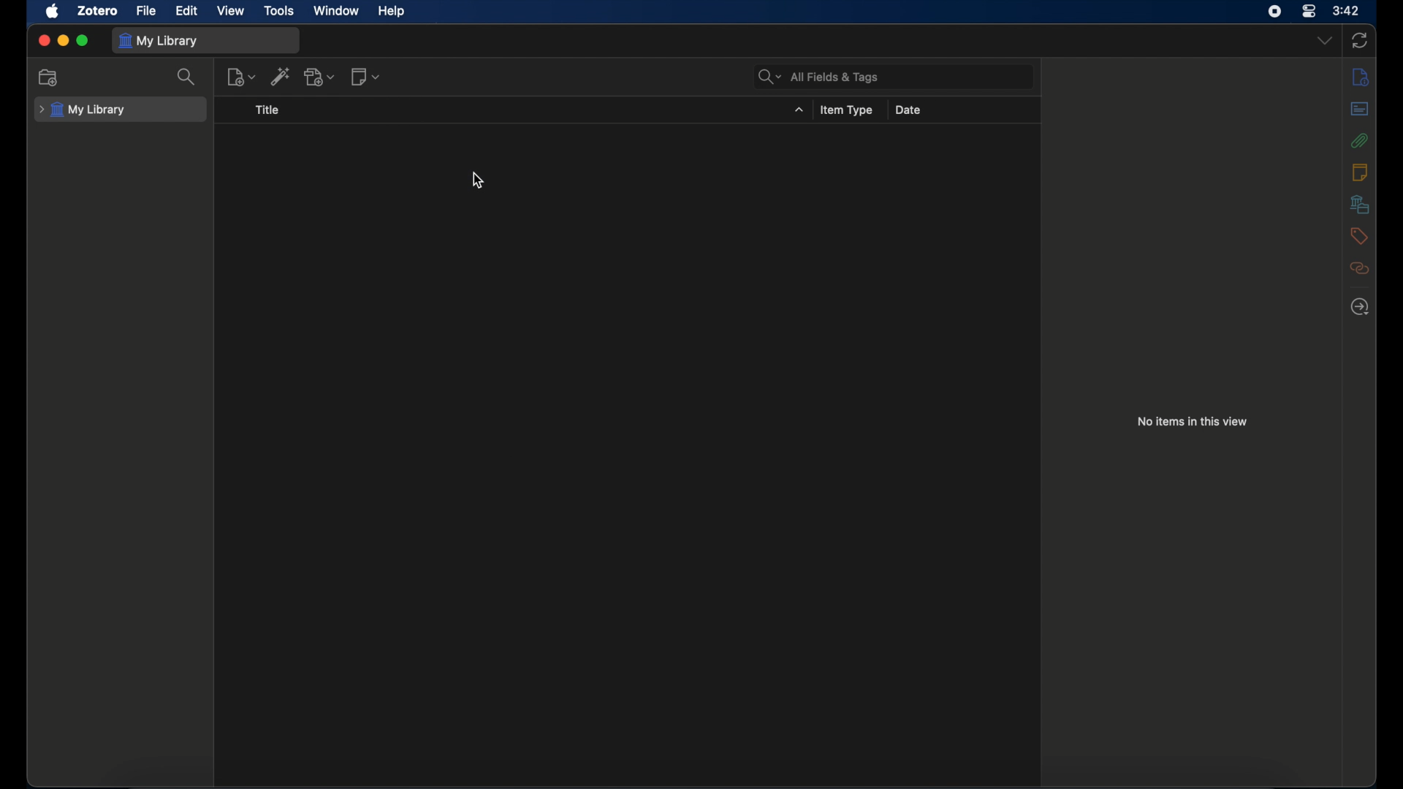  What do you see at coordinates (268, 109) in the screenshot?
I see `title` at bounding box center [268, 109].